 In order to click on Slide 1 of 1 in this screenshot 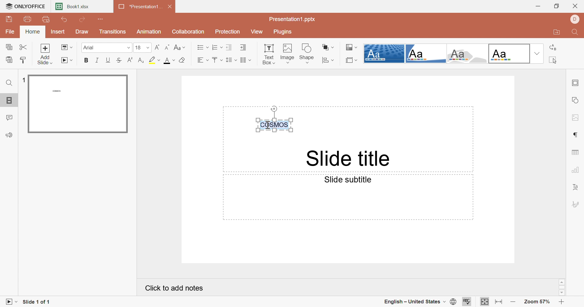, I will do `click(39, 302)`.